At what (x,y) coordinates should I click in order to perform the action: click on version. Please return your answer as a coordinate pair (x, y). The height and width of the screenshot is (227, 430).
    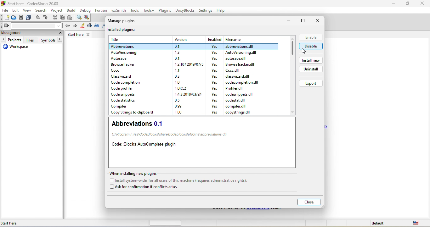
    Looking at the image, I should click on (178, 82).